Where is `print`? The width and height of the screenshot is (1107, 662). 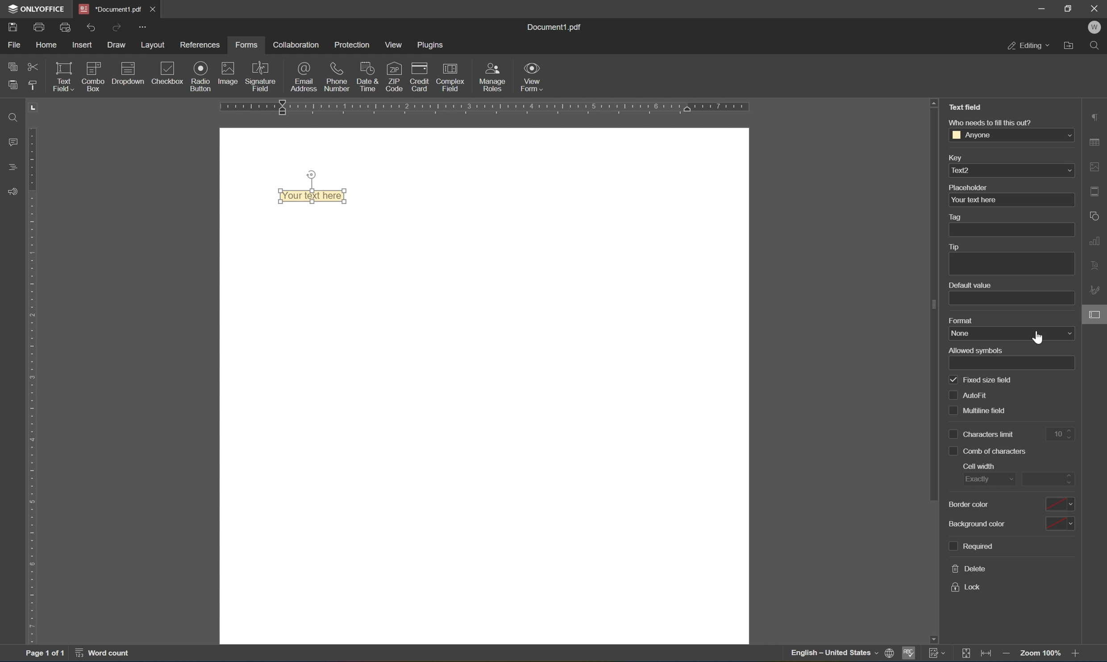
print is located at coordinates (37, 26).